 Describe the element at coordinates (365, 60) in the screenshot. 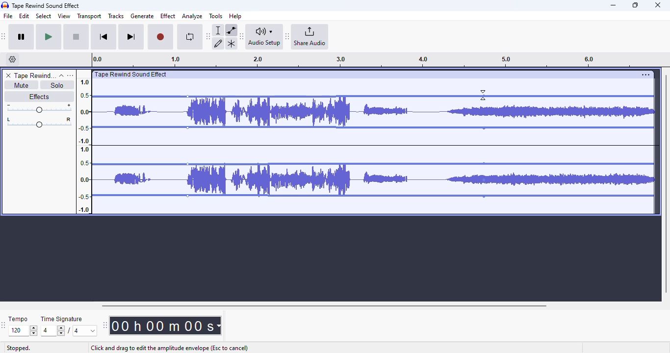

I see `Track timeline` at that location.